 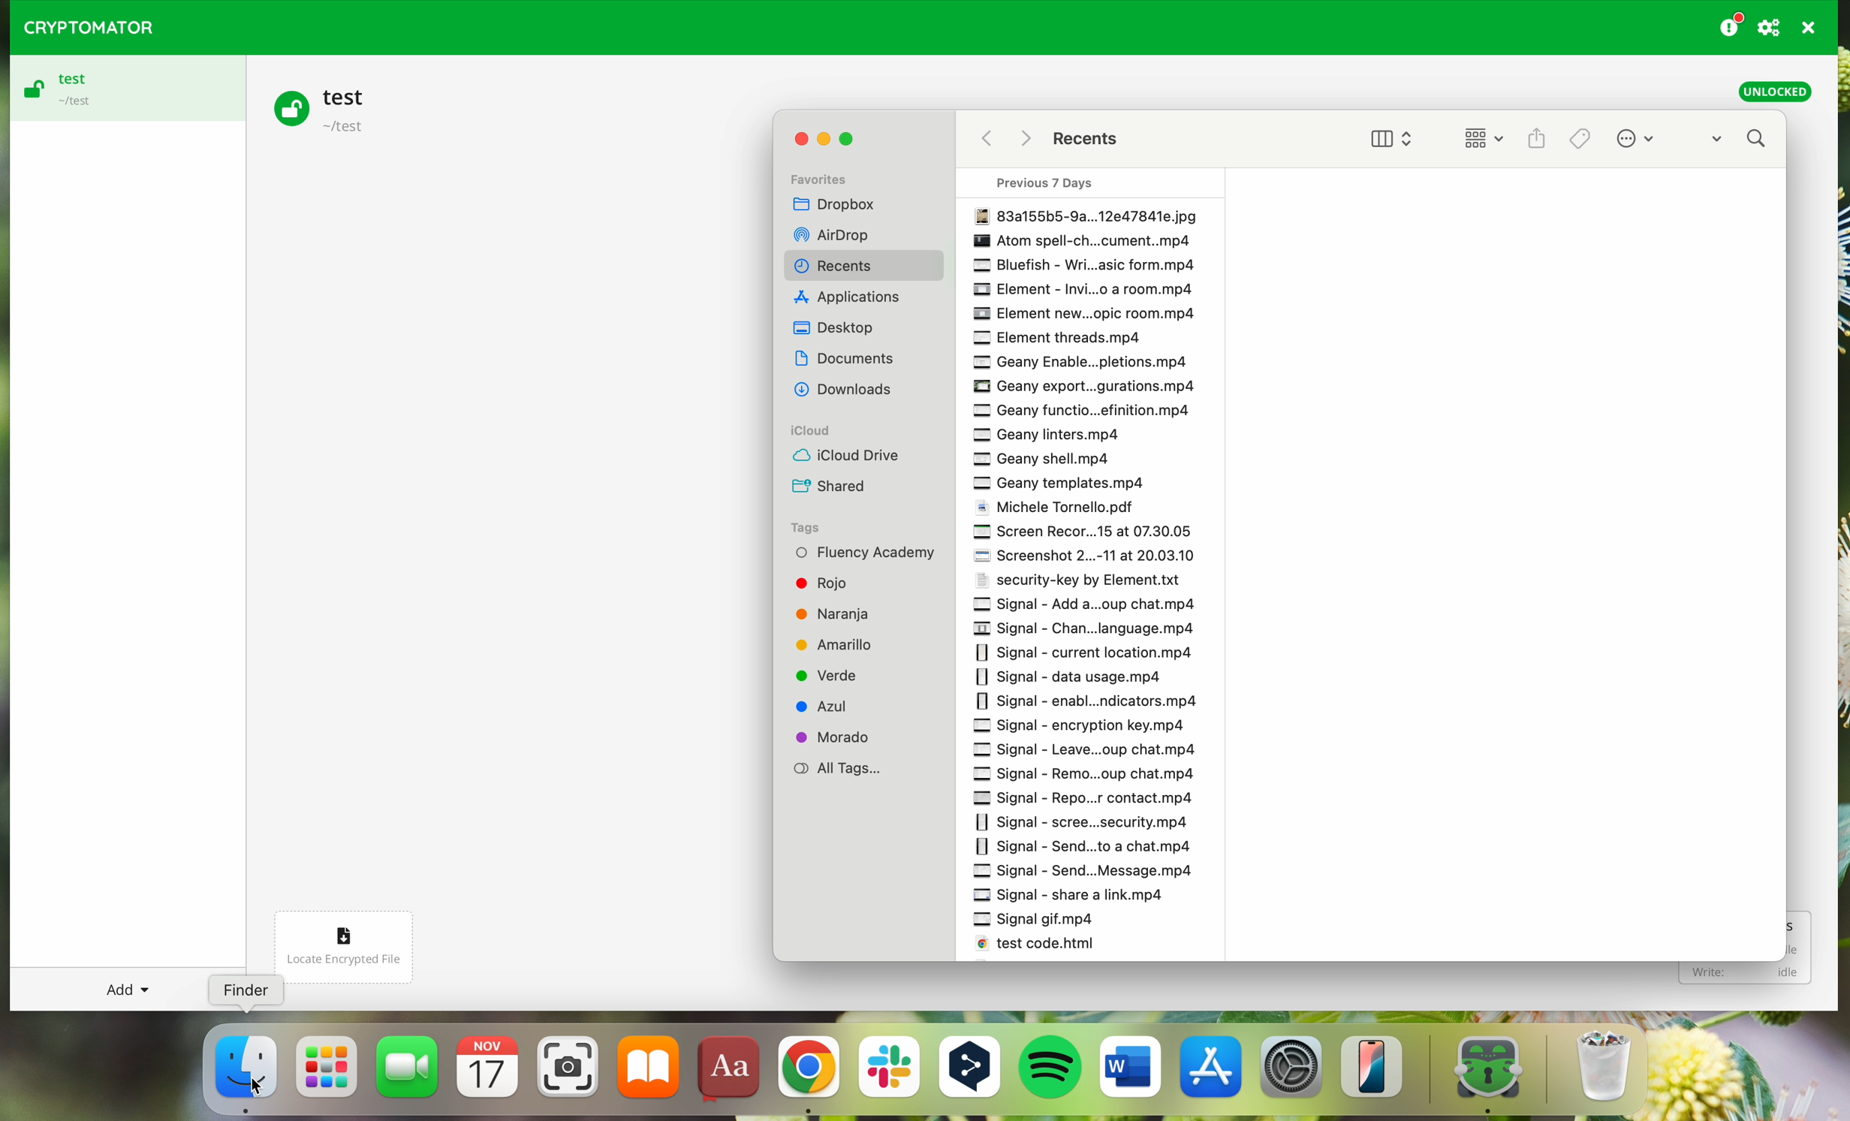 I want to click on launchpad, so click(x=328, y=1066).